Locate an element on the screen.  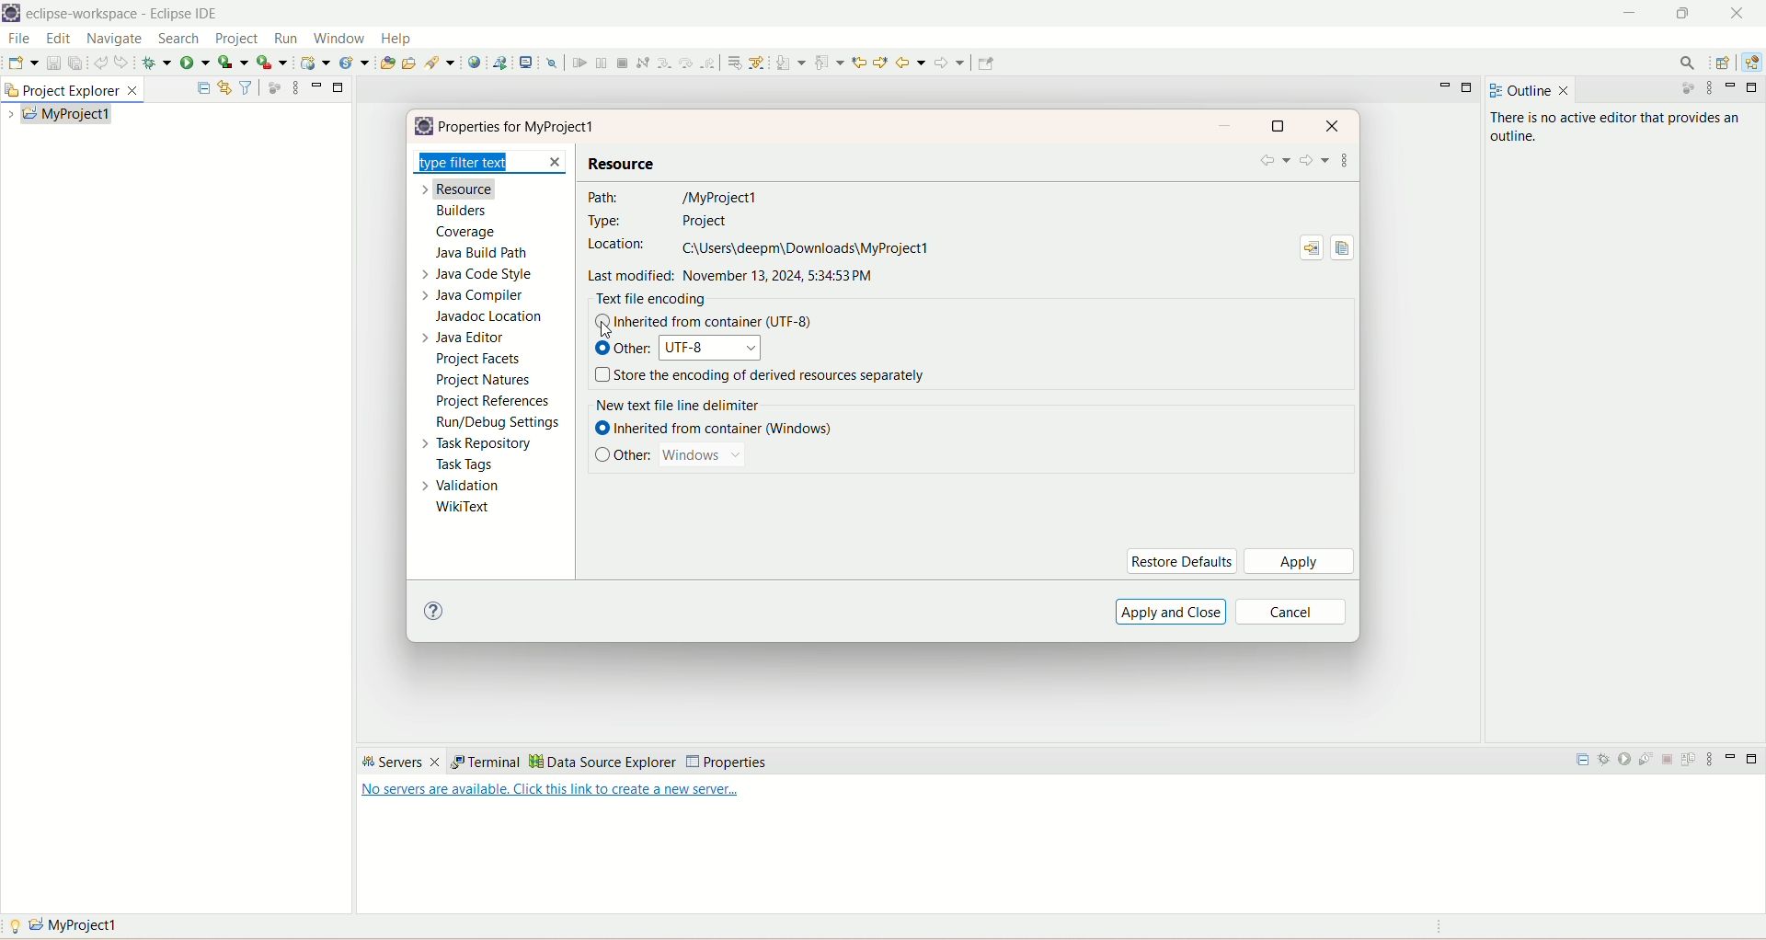
help is located at coordinates (431, 611).